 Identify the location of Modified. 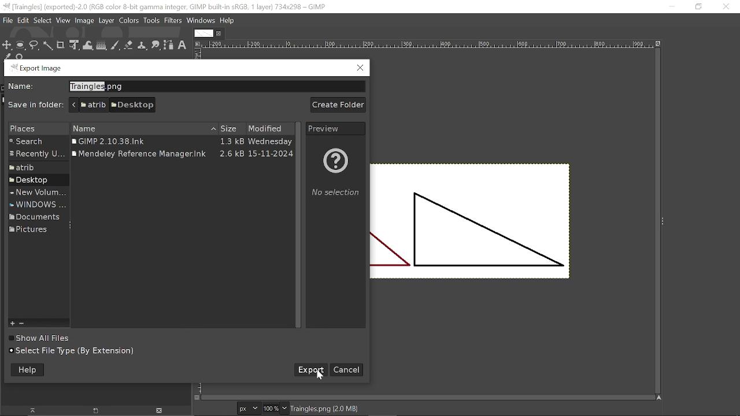
(271, 129).